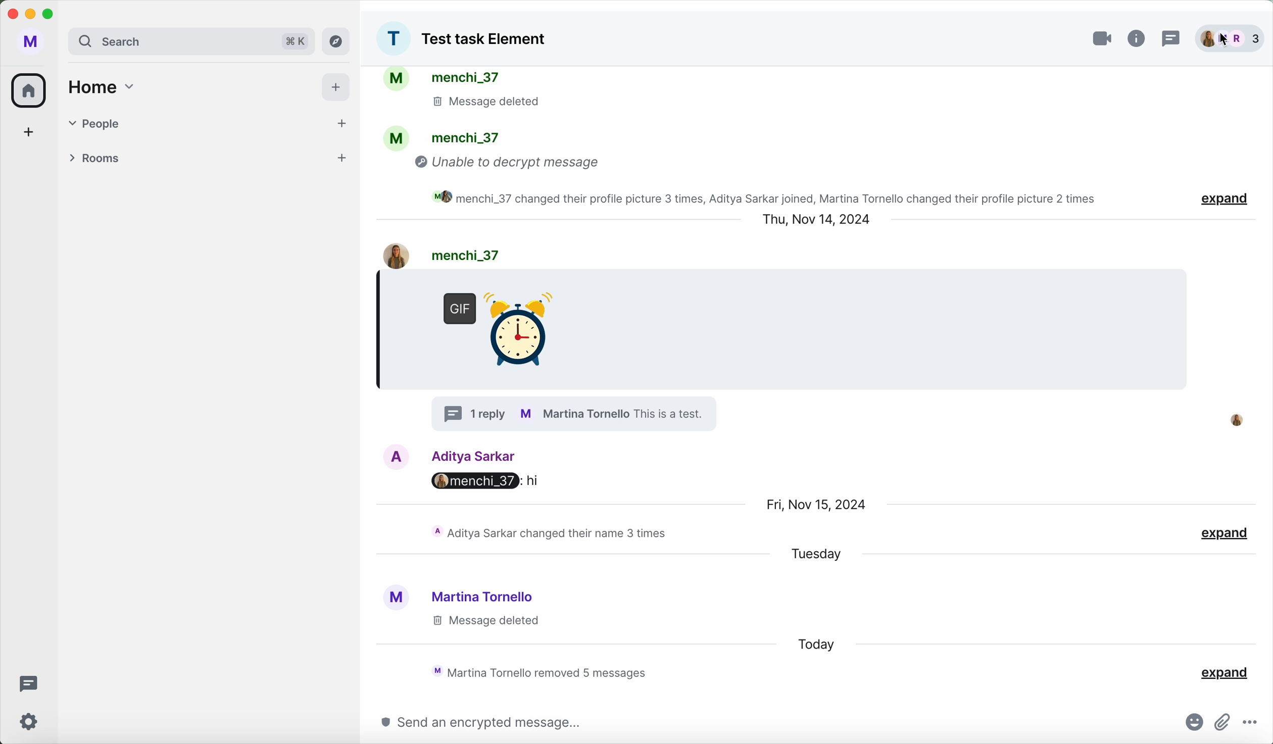 This screenshot has width=1273, height=744. What do you see at coordinates (575, 413) in the screenshot?
I see `profile` at bounding box center [575, 413].